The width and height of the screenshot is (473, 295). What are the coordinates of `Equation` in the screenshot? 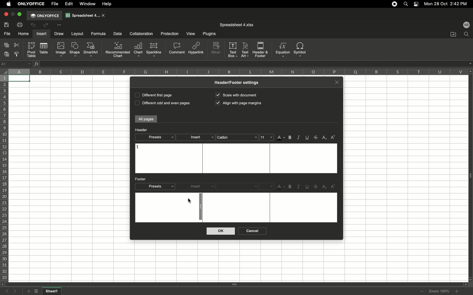 It's located at (282, 49).